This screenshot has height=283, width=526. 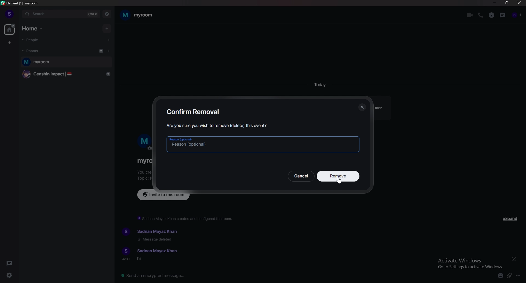 I want to click on explore rooms, so click(x=106, y=14).